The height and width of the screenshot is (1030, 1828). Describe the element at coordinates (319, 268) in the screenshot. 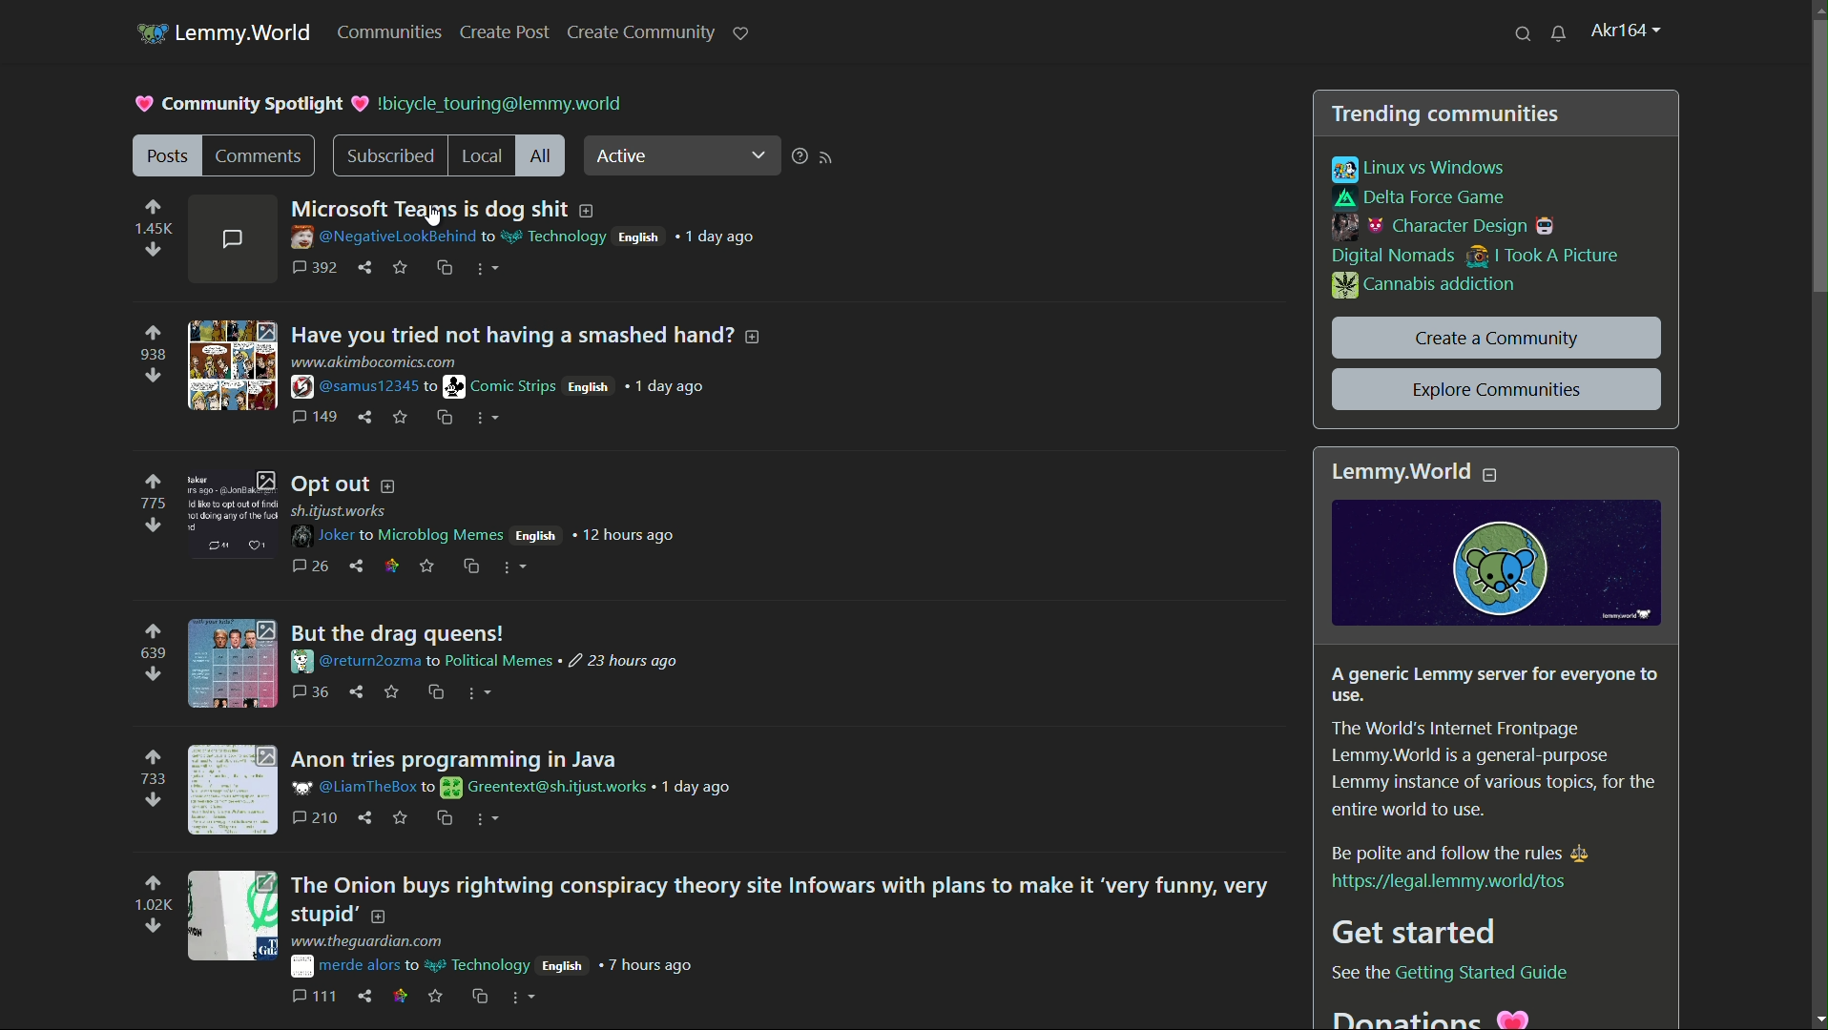

I see `comments` at that location.